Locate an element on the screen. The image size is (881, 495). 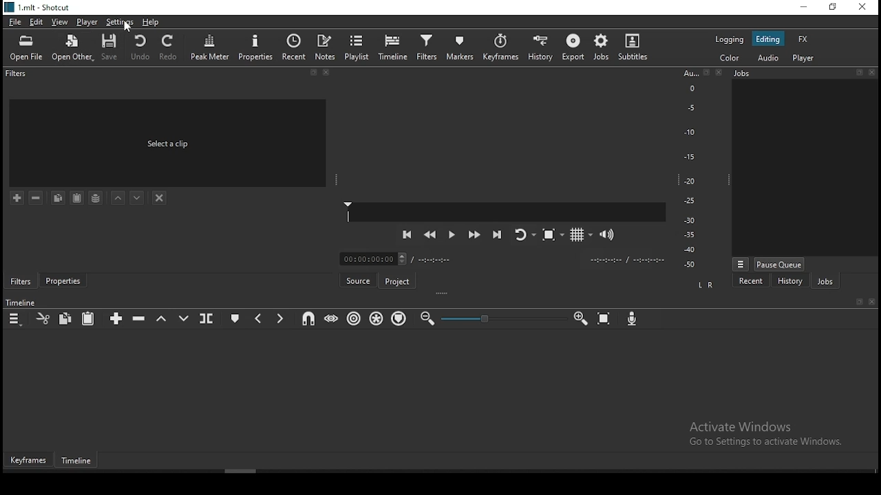
remove selected filter is located at coordinates (35, 197).